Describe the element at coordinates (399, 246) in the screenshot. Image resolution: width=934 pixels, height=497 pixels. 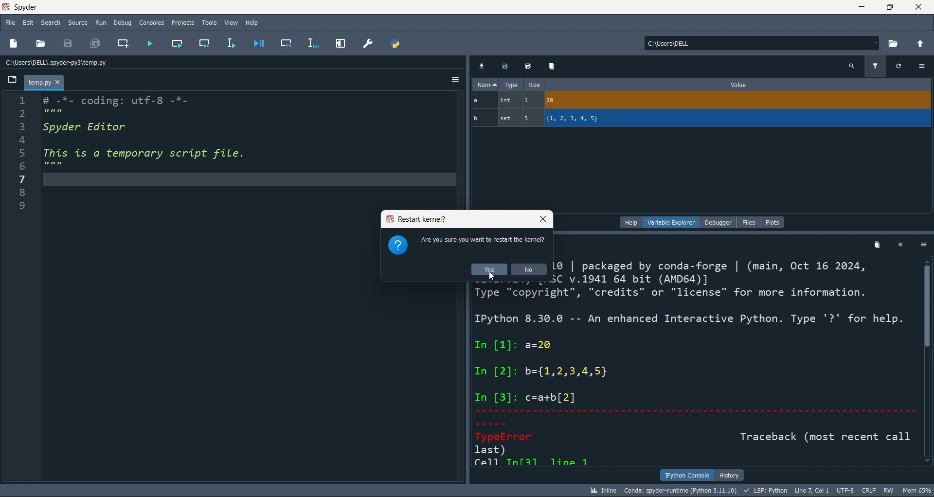
I see `question mark` at that location.